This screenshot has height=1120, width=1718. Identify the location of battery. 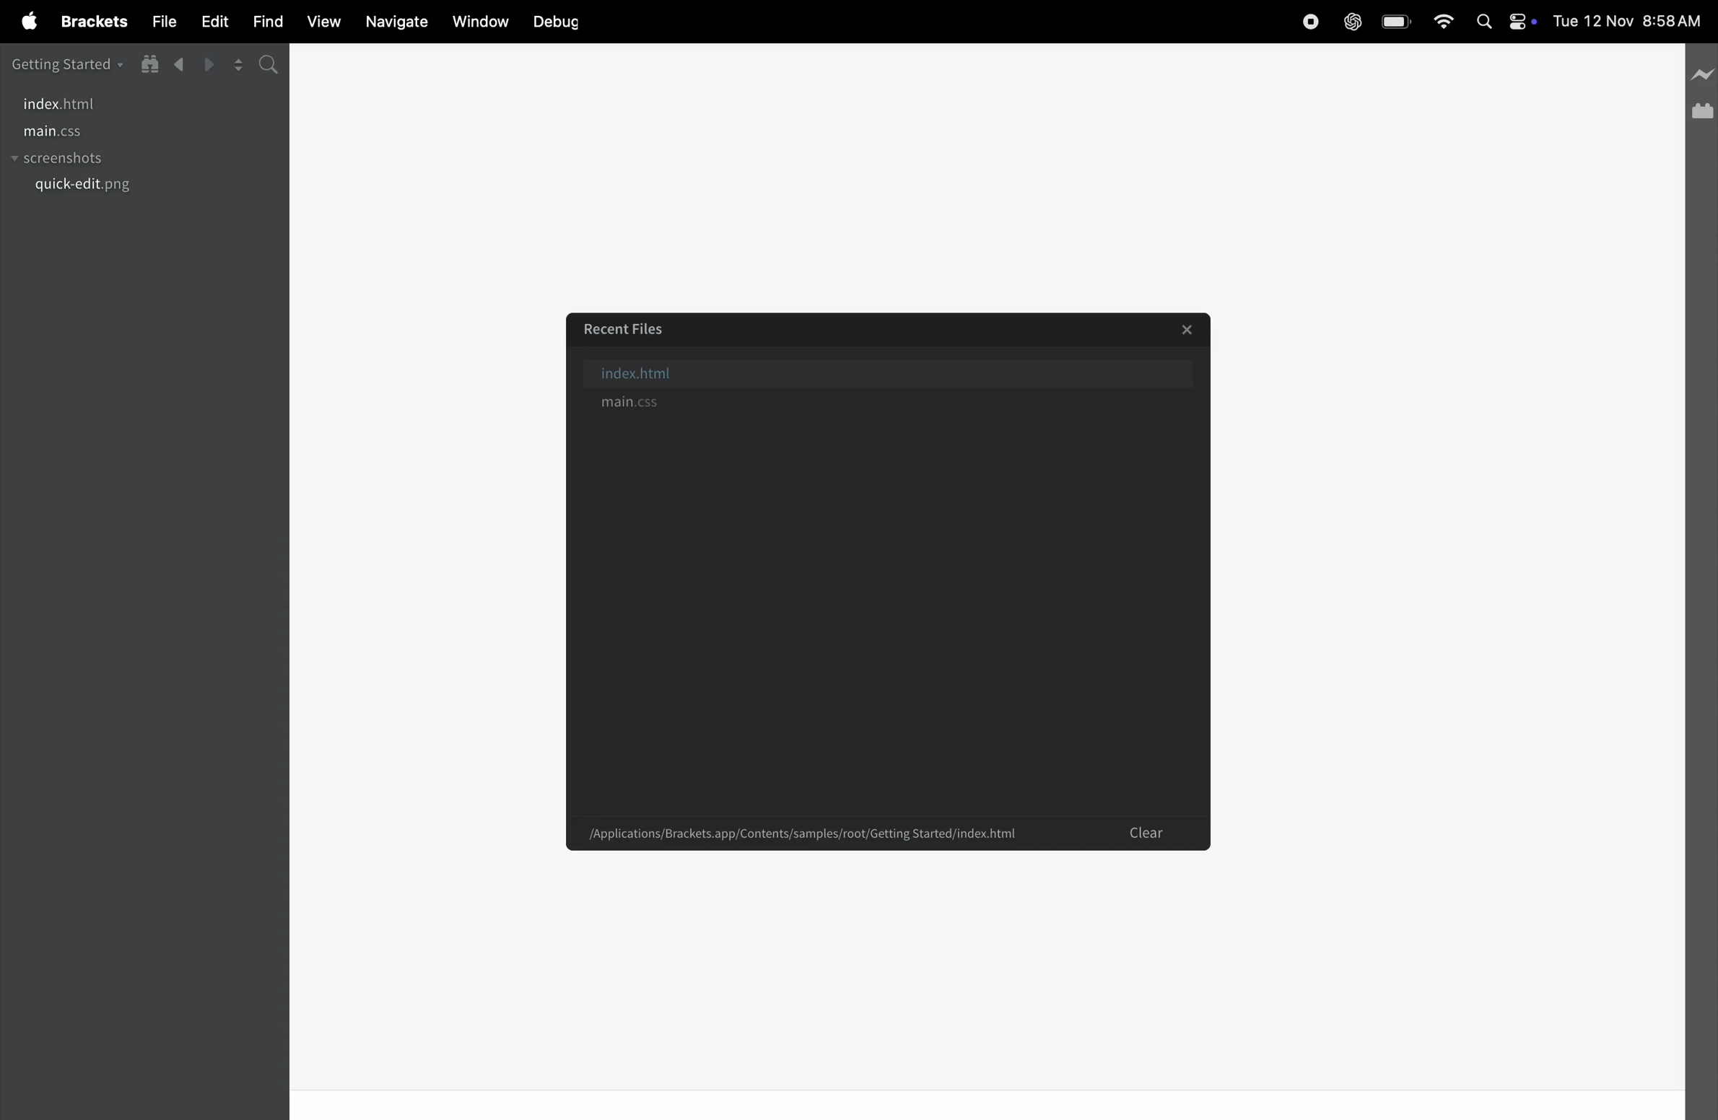
(1393, 22).